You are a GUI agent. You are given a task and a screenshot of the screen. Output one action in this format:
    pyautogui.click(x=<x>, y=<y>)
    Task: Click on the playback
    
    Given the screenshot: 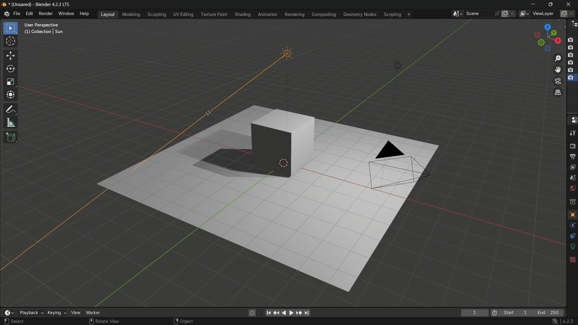 What is the action you would take?
    pyautogui.click(x=30, y=313)
    